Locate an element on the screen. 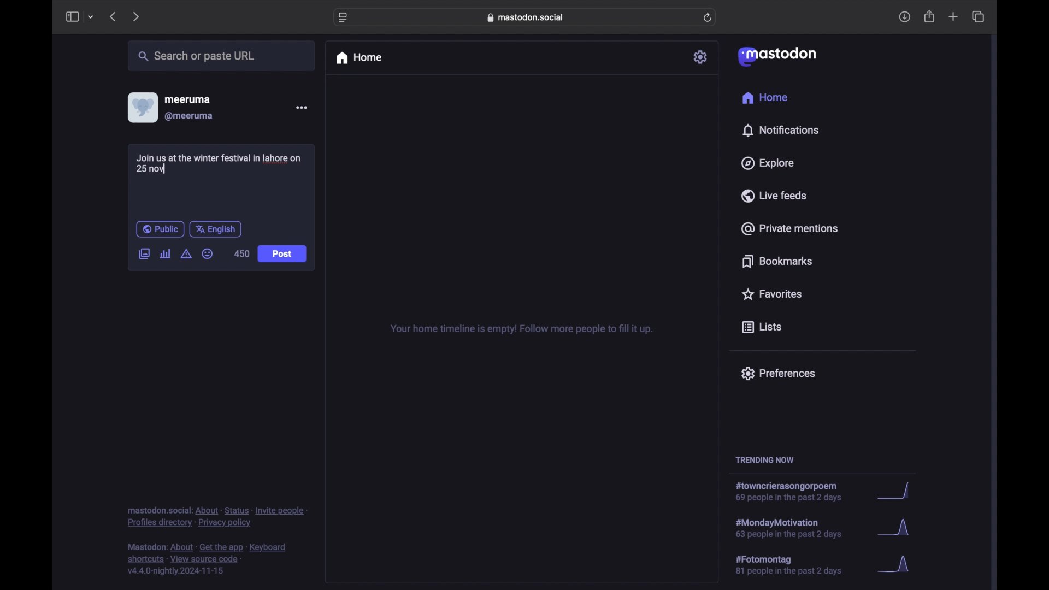 This screenshot has width=1049, height=590. Post is located at coordinates (283, 255).